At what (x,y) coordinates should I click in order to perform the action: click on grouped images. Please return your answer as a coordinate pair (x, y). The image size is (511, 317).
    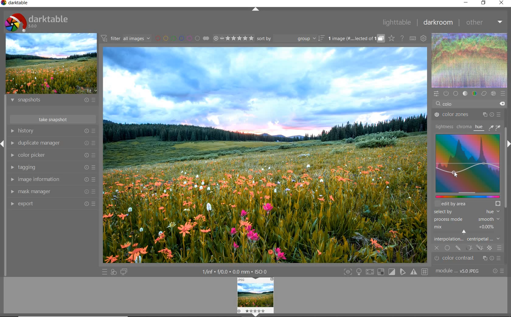
    Looking at the image, I should click on (356, 39).